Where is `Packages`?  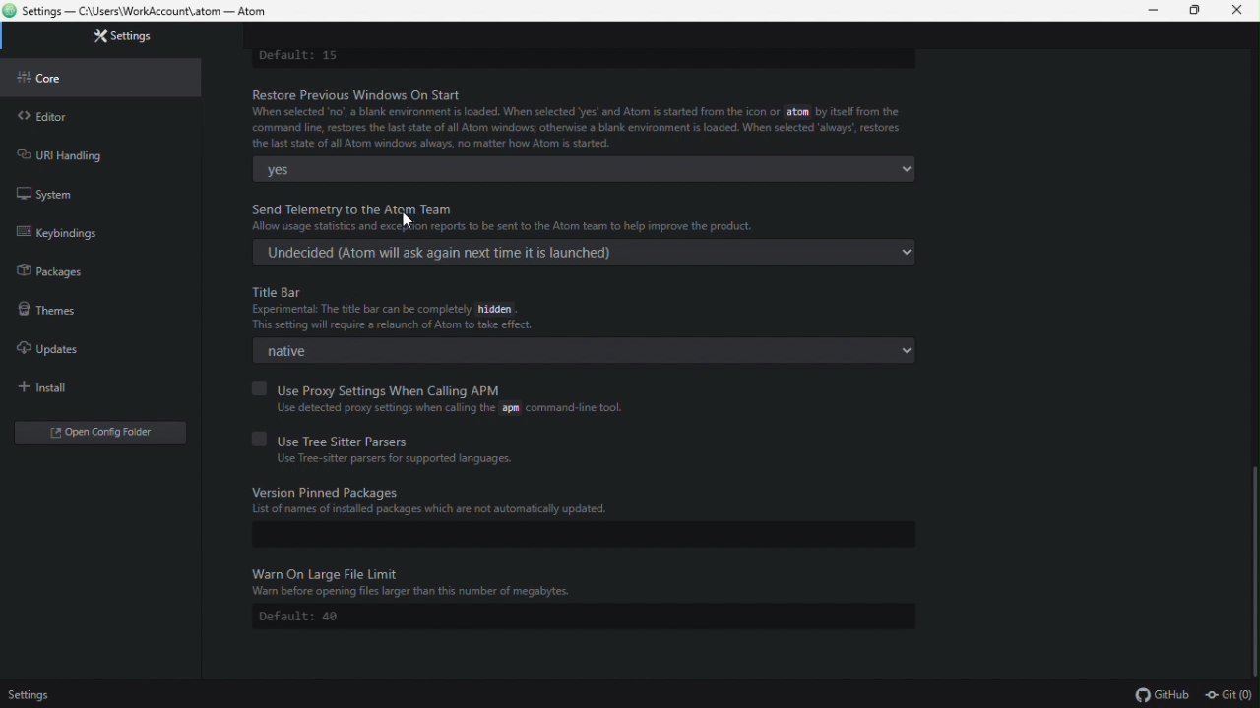 Packages is located at coordinates (51, 275).